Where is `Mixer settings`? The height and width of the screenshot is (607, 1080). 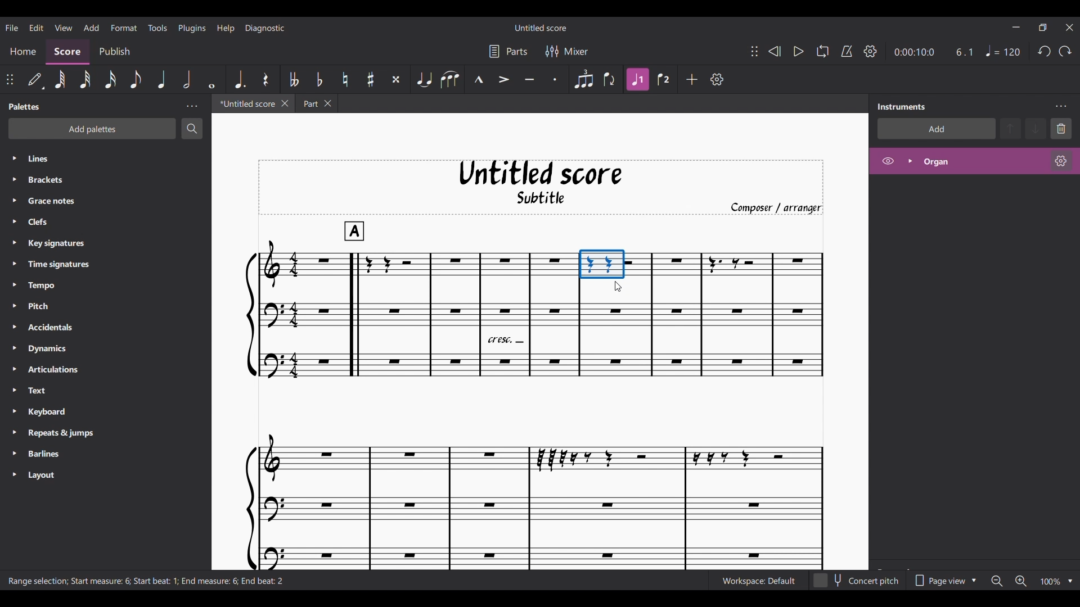 Mixer settings is located at coordinates (568, 52).